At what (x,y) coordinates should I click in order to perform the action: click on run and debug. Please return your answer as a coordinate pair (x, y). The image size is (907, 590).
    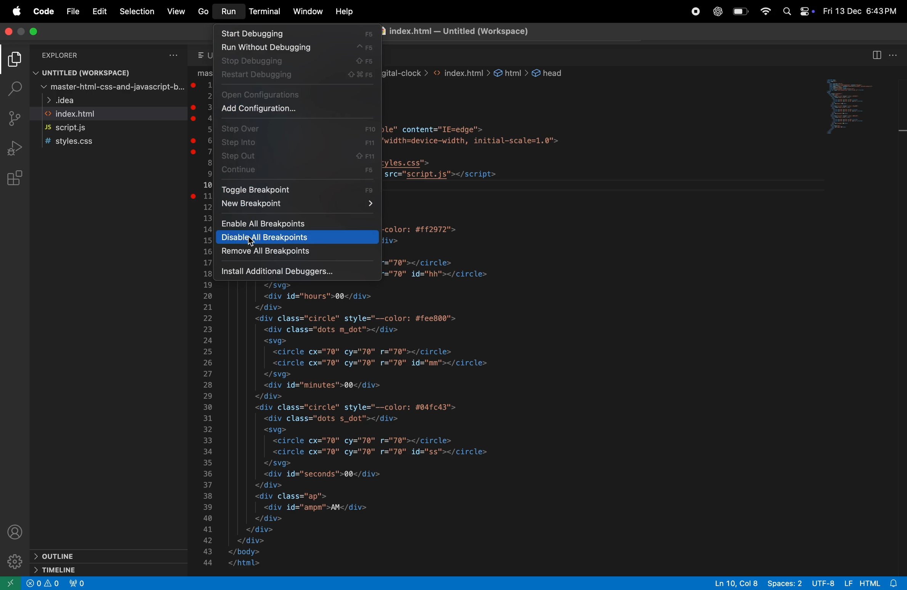
    Looking at the image, I should click on (14, 150).